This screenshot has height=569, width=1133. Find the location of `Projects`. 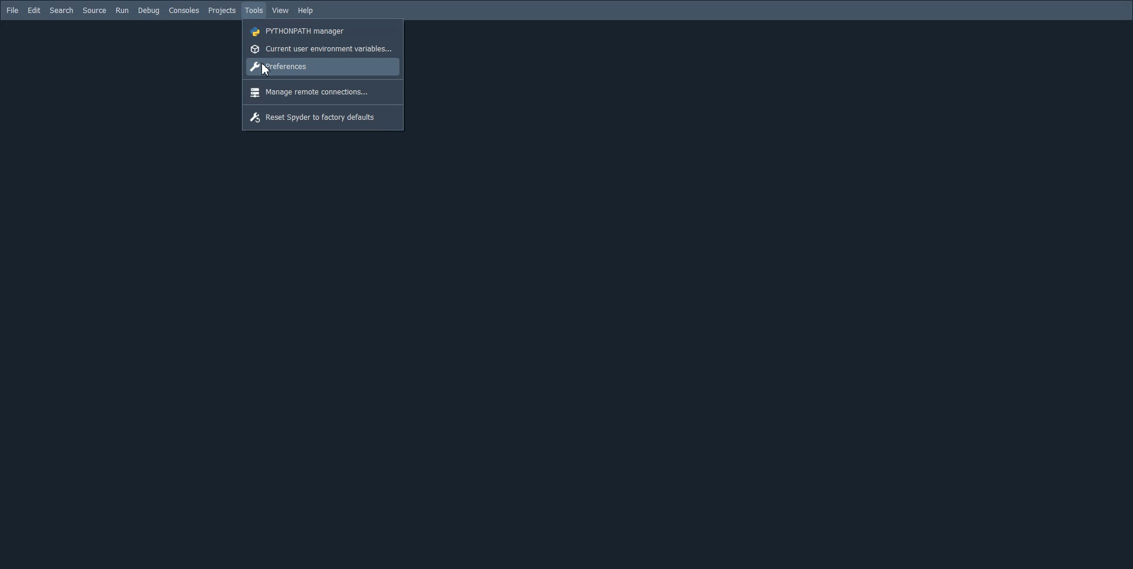

Projects is located at coordinates (222, 10).